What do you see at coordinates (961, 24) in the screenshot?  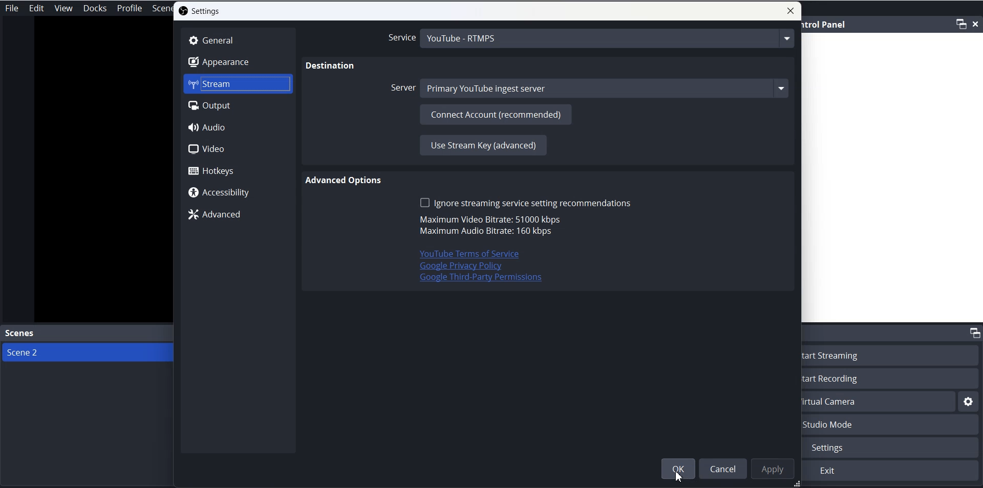 I see `minimise` at bounding box center [961, 24].